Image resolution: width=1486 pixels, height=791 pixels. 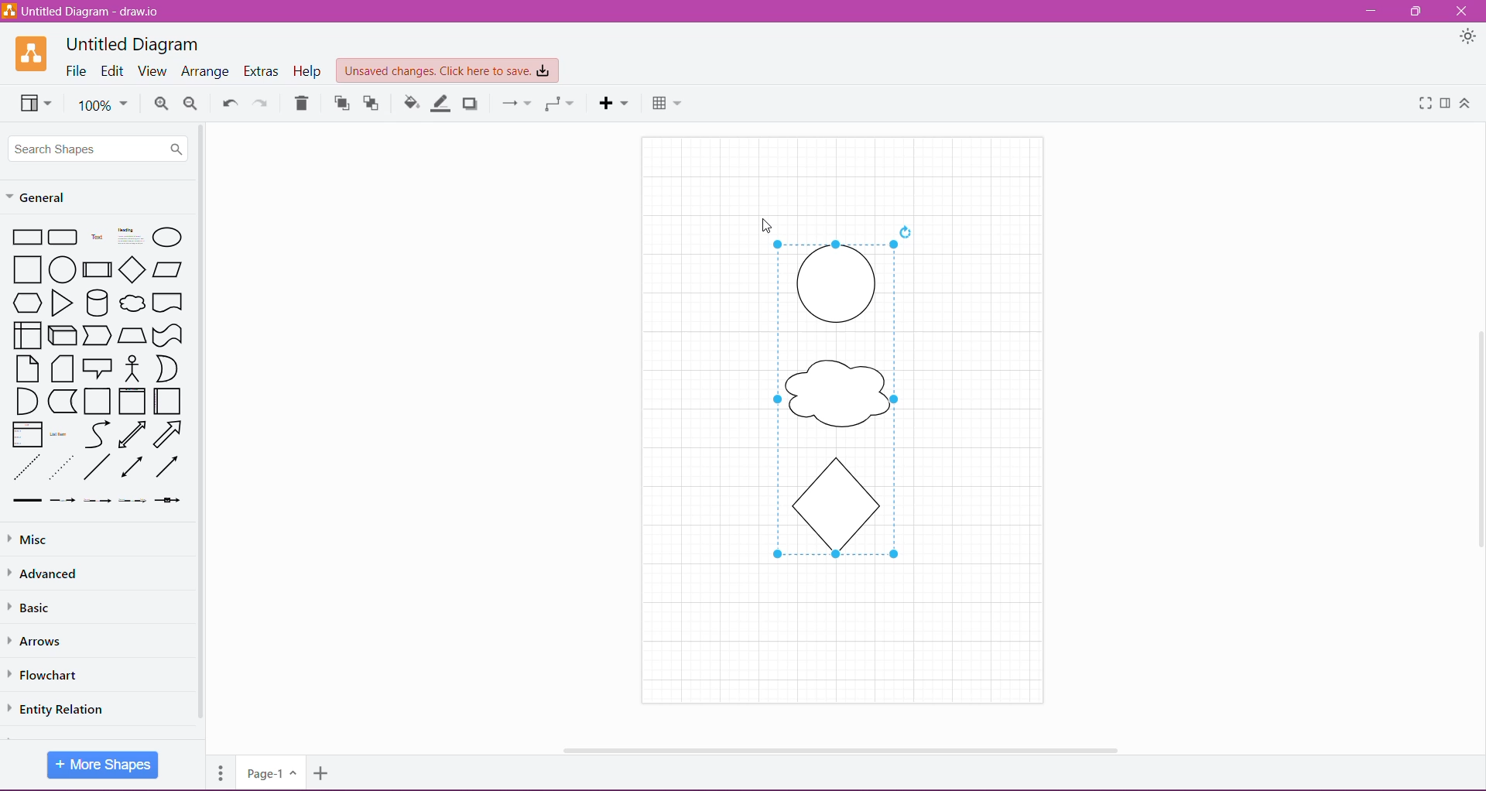 I want to click on Format, so click(x=1446, y=103).